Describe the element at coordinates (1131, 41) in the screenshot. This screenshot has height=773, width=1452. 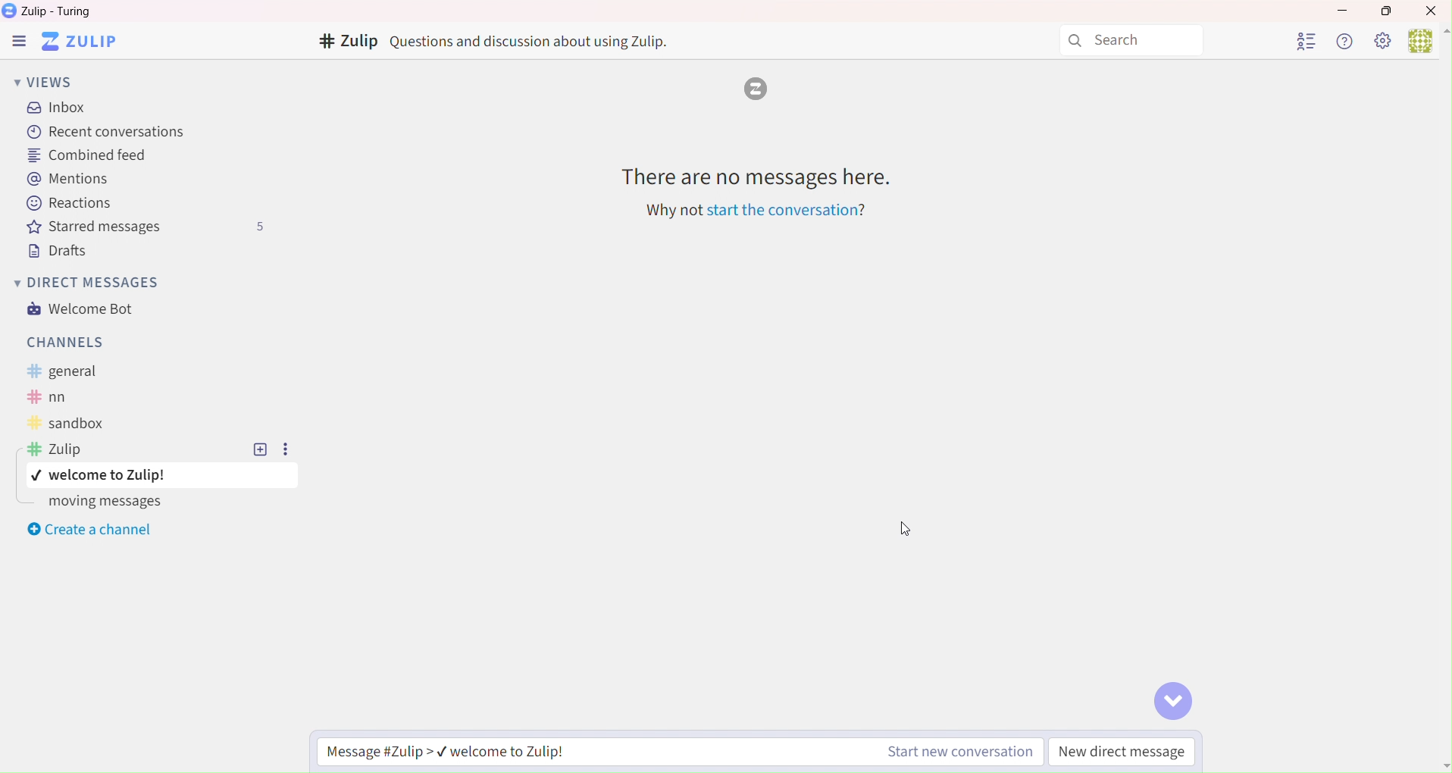
I see `Search` at that location.